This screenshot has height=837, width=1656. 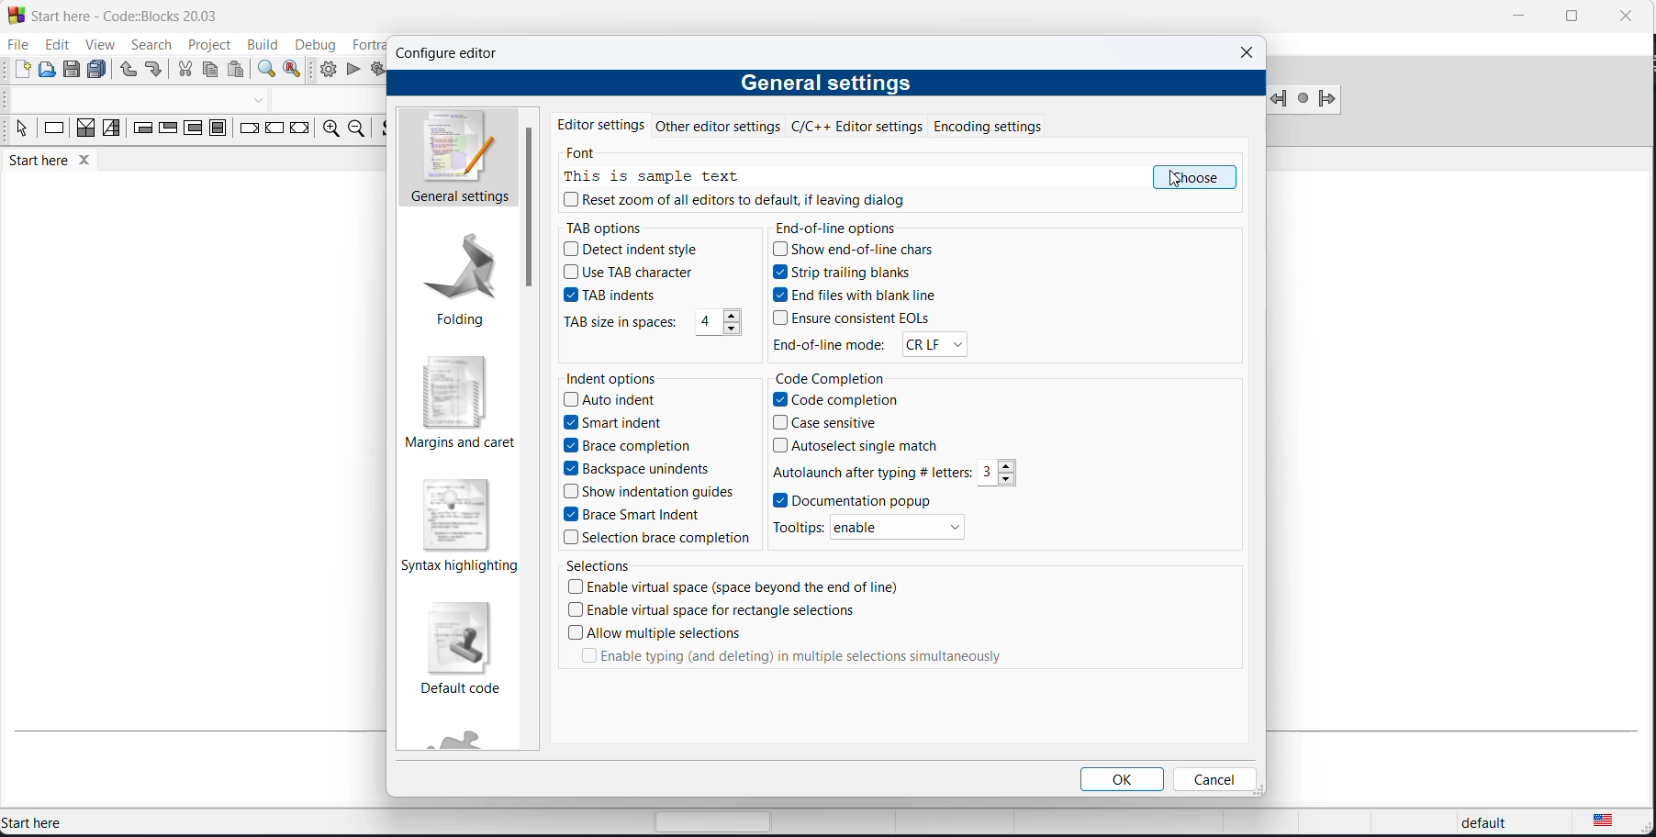 What do you see at coordinates (261, 44) in the screenshot?
I see `build` at bounding box center [261, 44].